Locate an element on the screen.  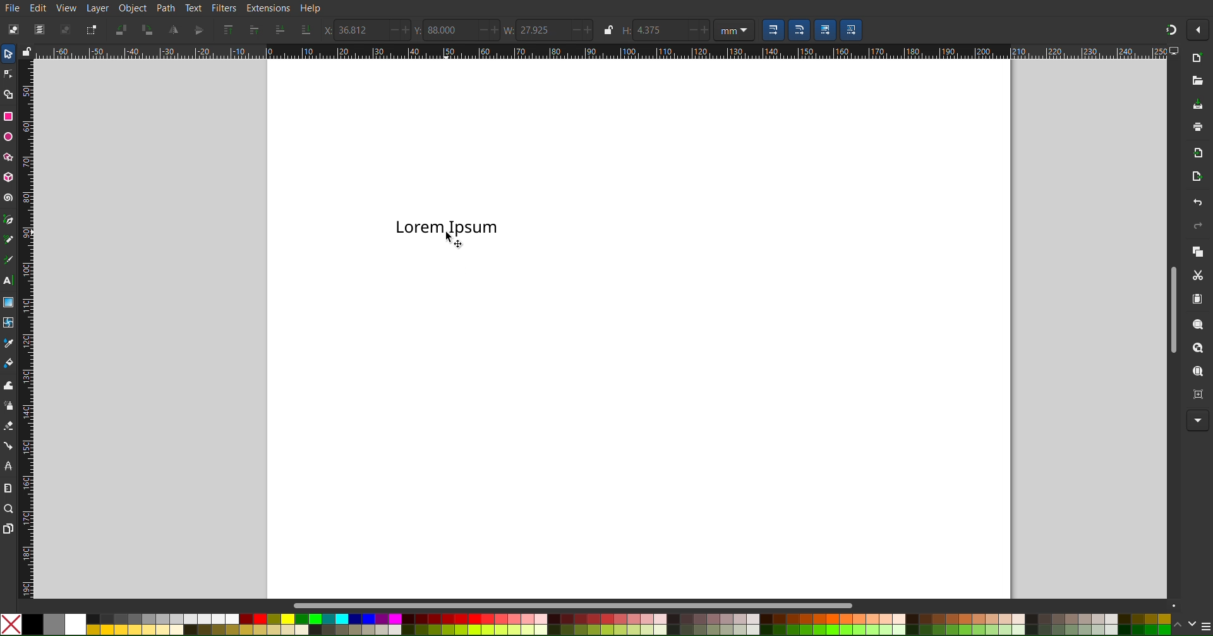
Toggle Selection Box is located at coordinates (89, 29).